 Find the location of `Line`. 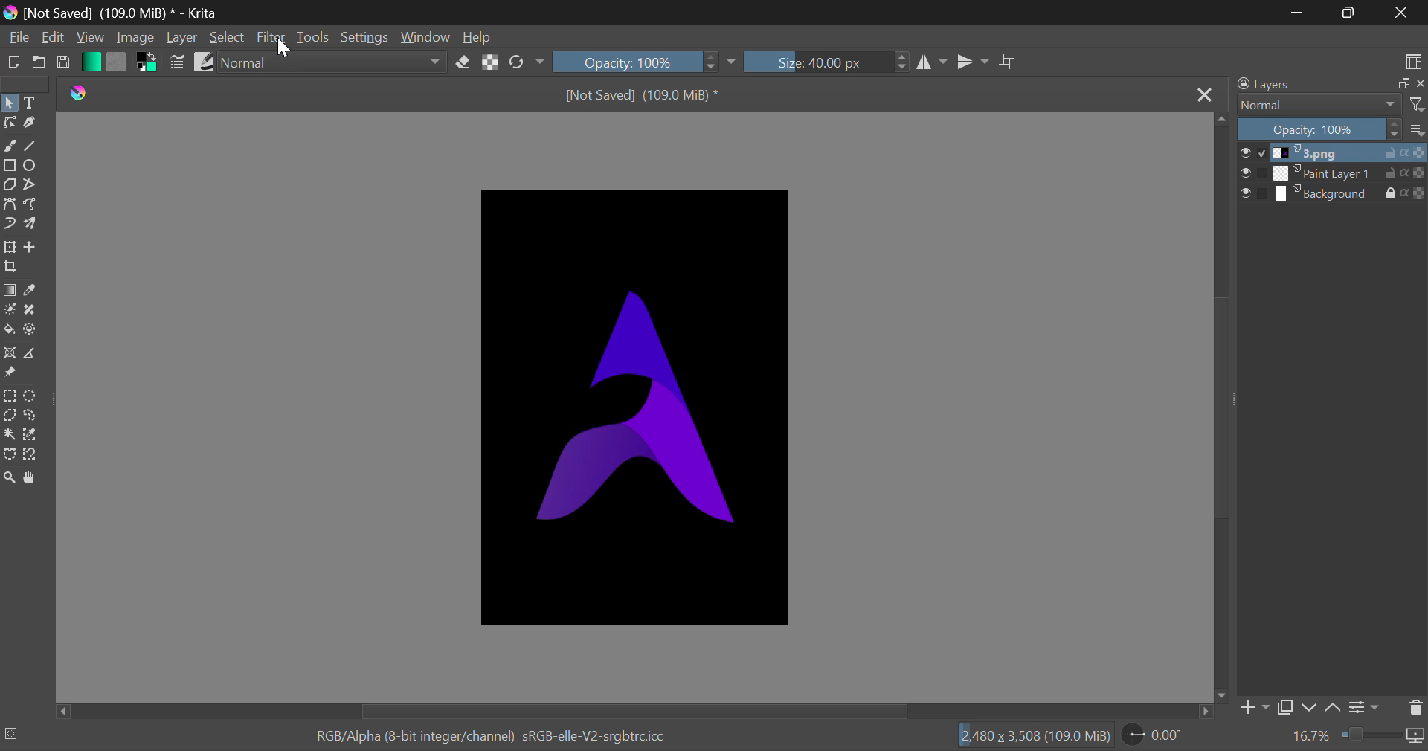

Line is located at coordinates (32, 145).